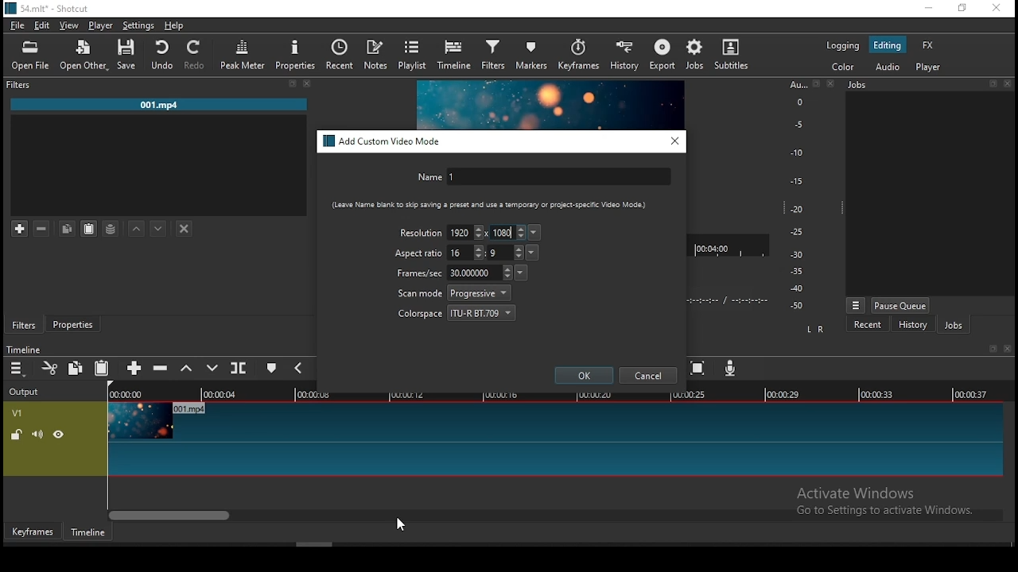  Describe the element at coordinates (912, 327) in the screenshot. I see `history` at that location.